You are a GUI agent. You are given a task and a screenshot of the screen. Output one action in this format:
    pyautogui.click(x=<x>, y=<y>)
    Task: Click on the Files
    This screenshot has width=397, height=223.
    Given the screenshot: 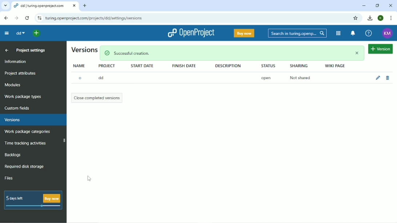 What is the action you would take?
    pyautogui.click(x=9, y=178)
    